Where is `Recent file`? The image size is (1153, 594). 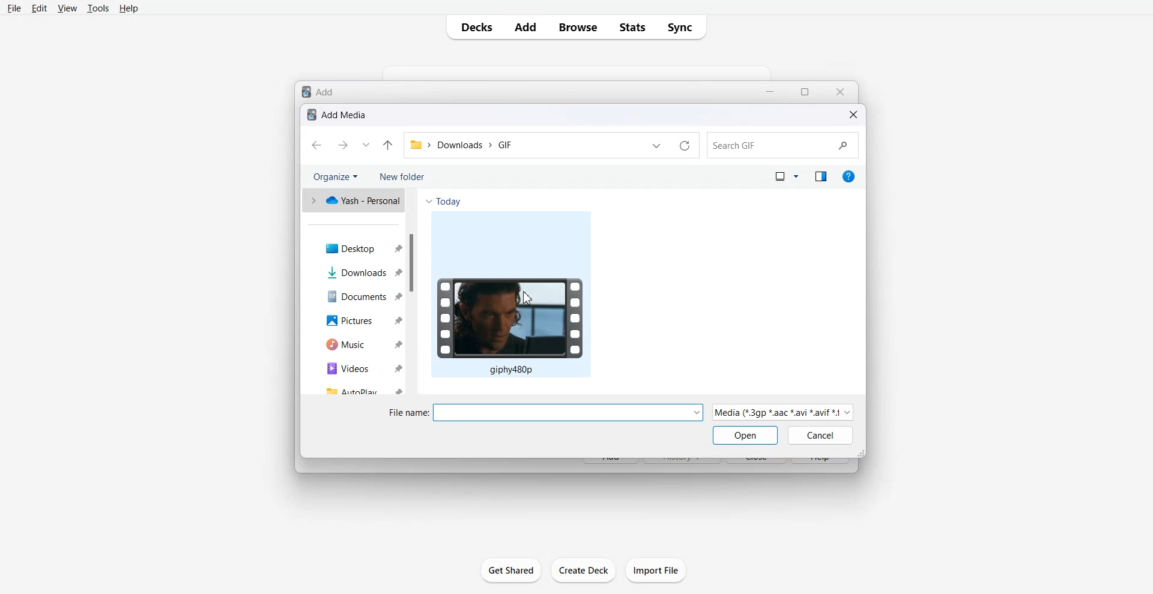 Recent file is located at coordinates (366, 146).